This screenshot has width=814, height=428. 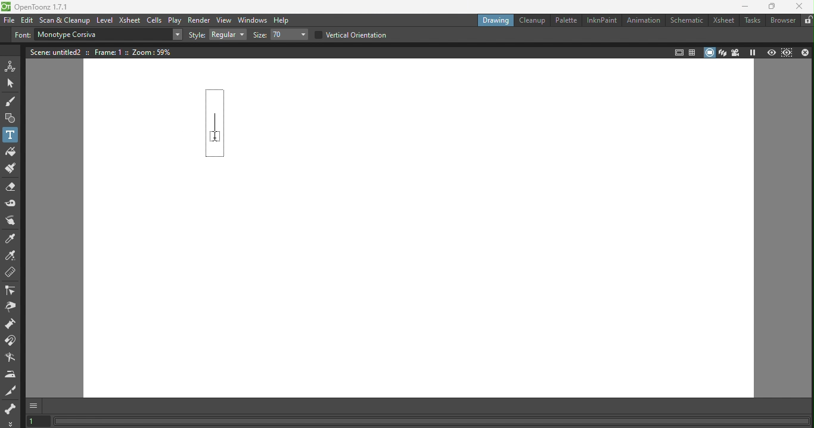 What do you see at coordinates (176, 34) in the screenshot?
I see `Drop down` at bounding box center [176, 34].